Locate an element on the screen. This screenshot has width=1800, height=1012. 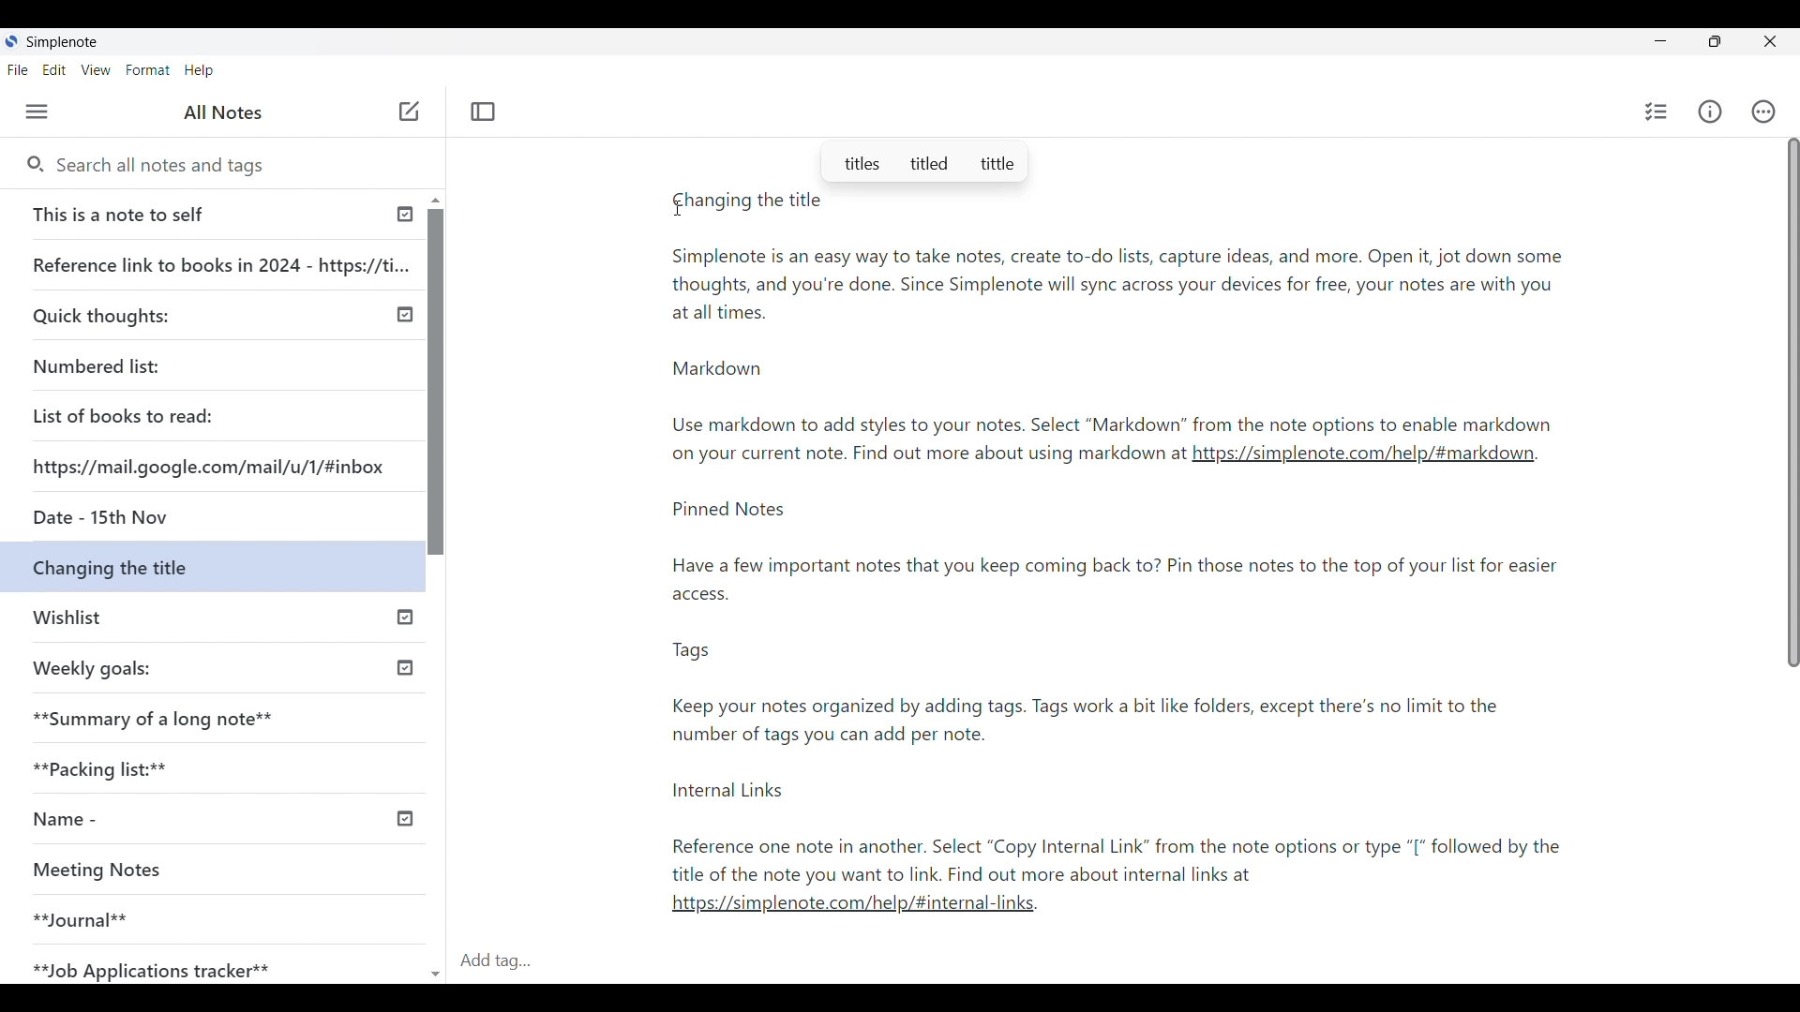
link is located at coordinates (1363, 459).